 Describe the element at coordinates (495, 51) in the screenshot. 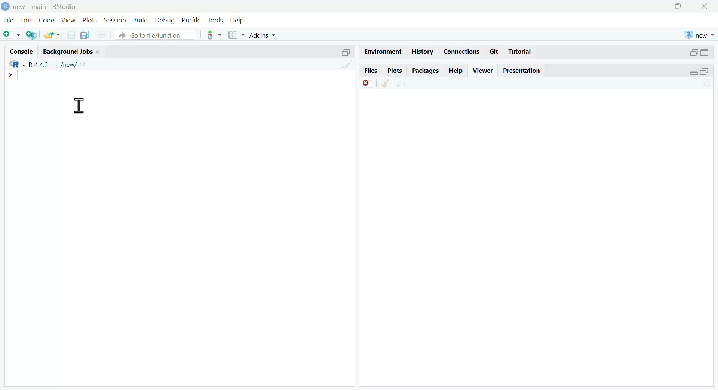

I see `Git` at that location.